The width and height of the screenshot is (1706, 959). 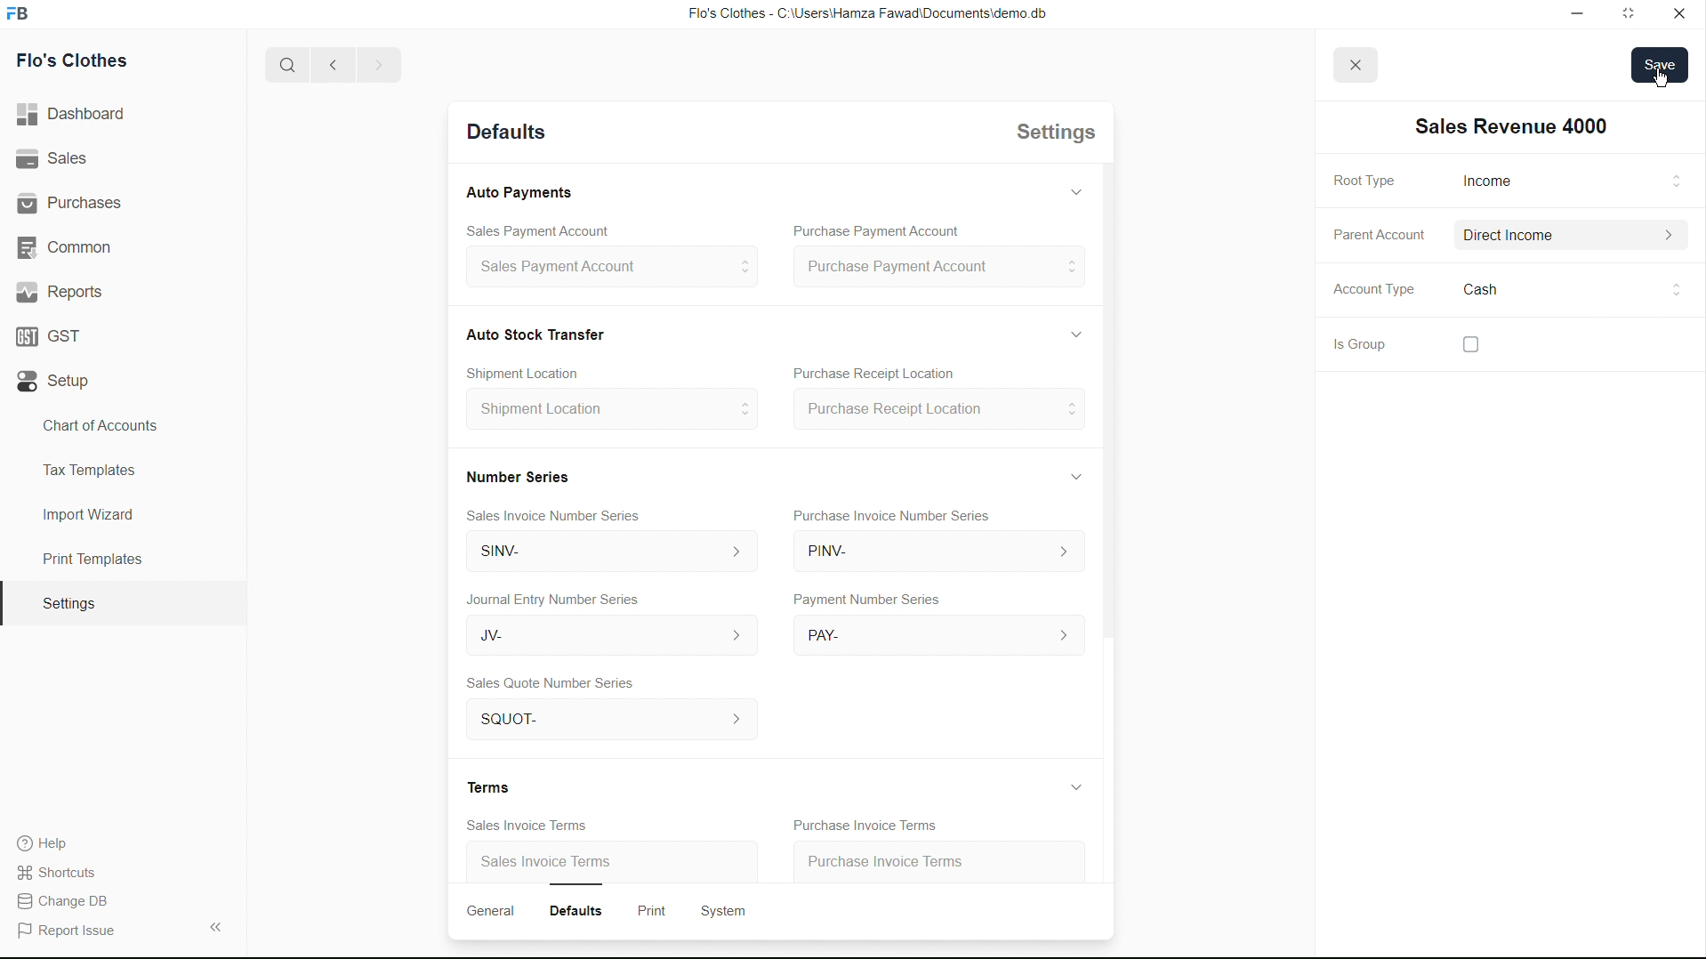 I want to click on Flo's Clothes - C:\Users\Hamza Fawad\Documents\demo db, so click(x=865, y=14).